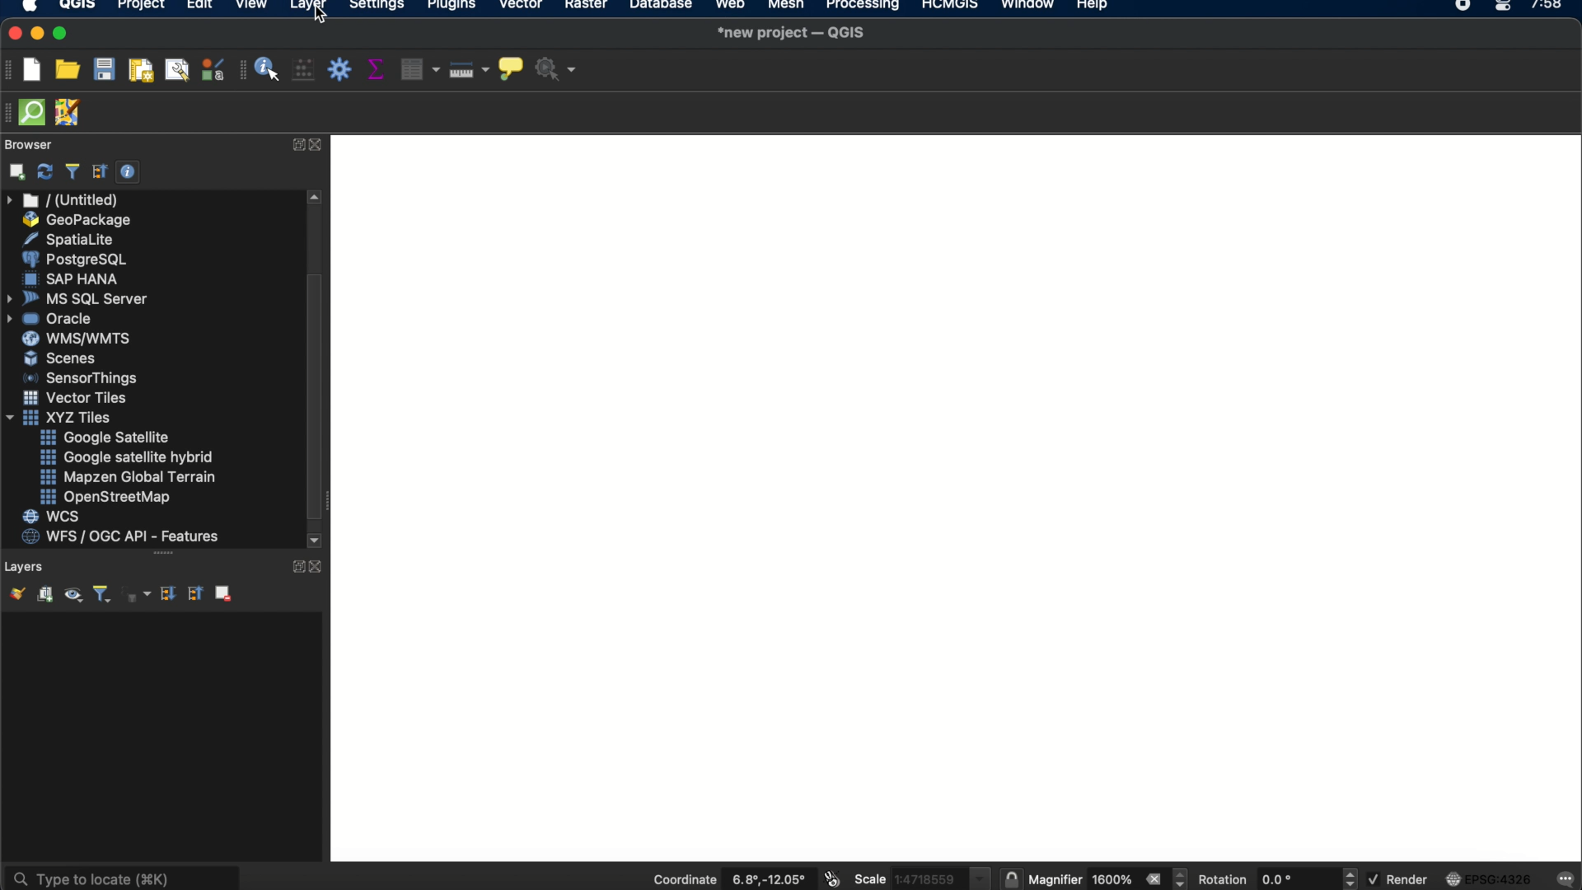 The width and height of the screenshot is (1582, 890). Describe the element at coordinates (831, 878) in the screenshot. I see `toggle extents and mouse position display` at that location.